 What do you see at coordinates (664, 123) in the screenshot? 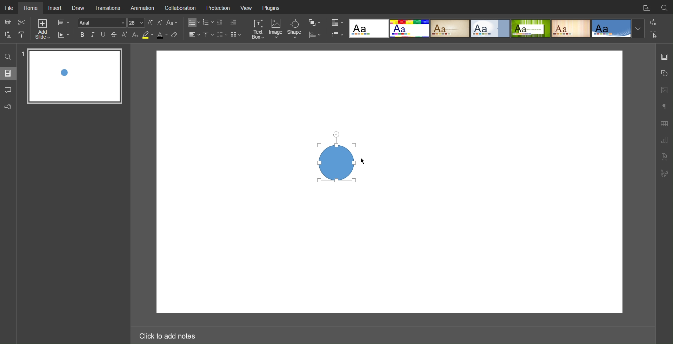
I see `Table Settings` at bounding box center [664, 123].